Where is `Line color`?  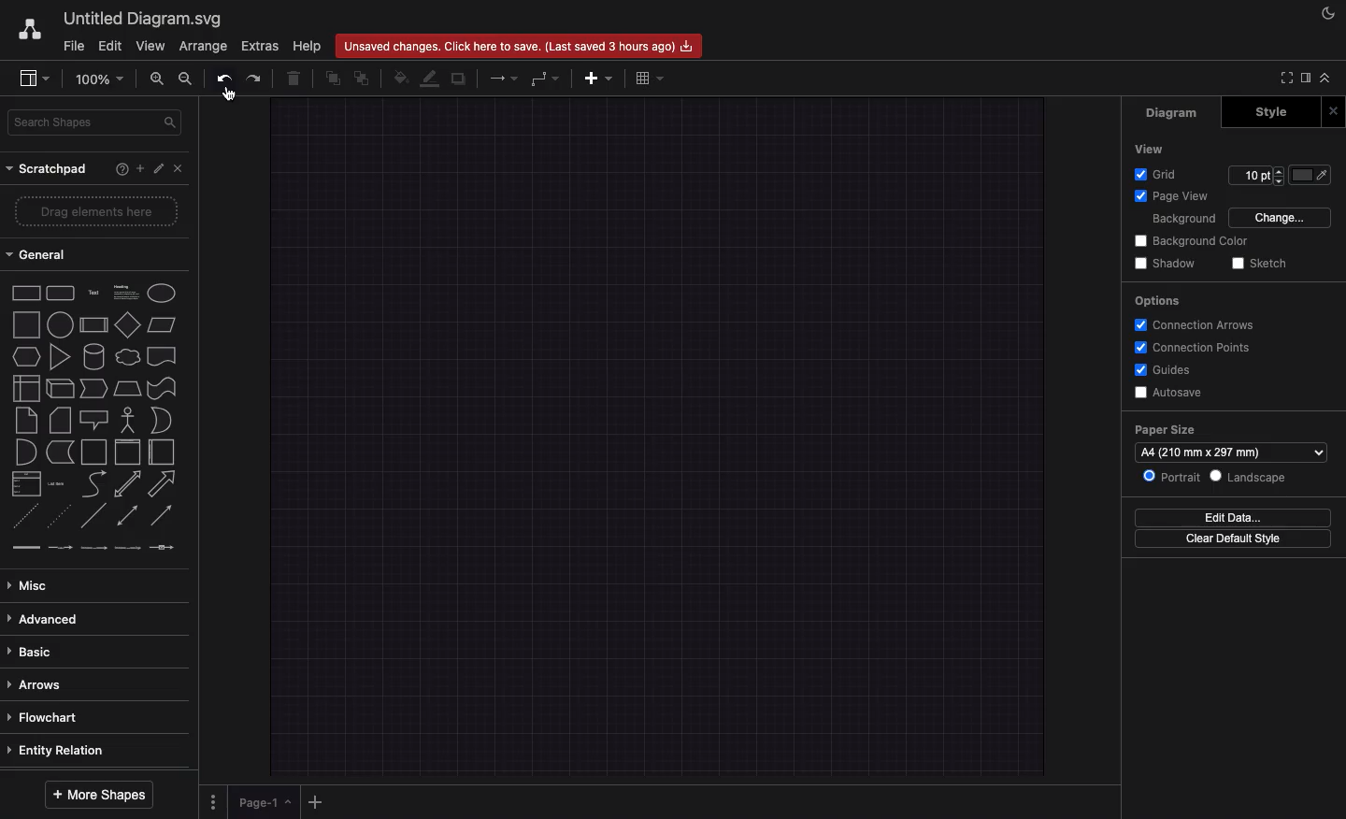 Line color is located at coordinates (432, 77).